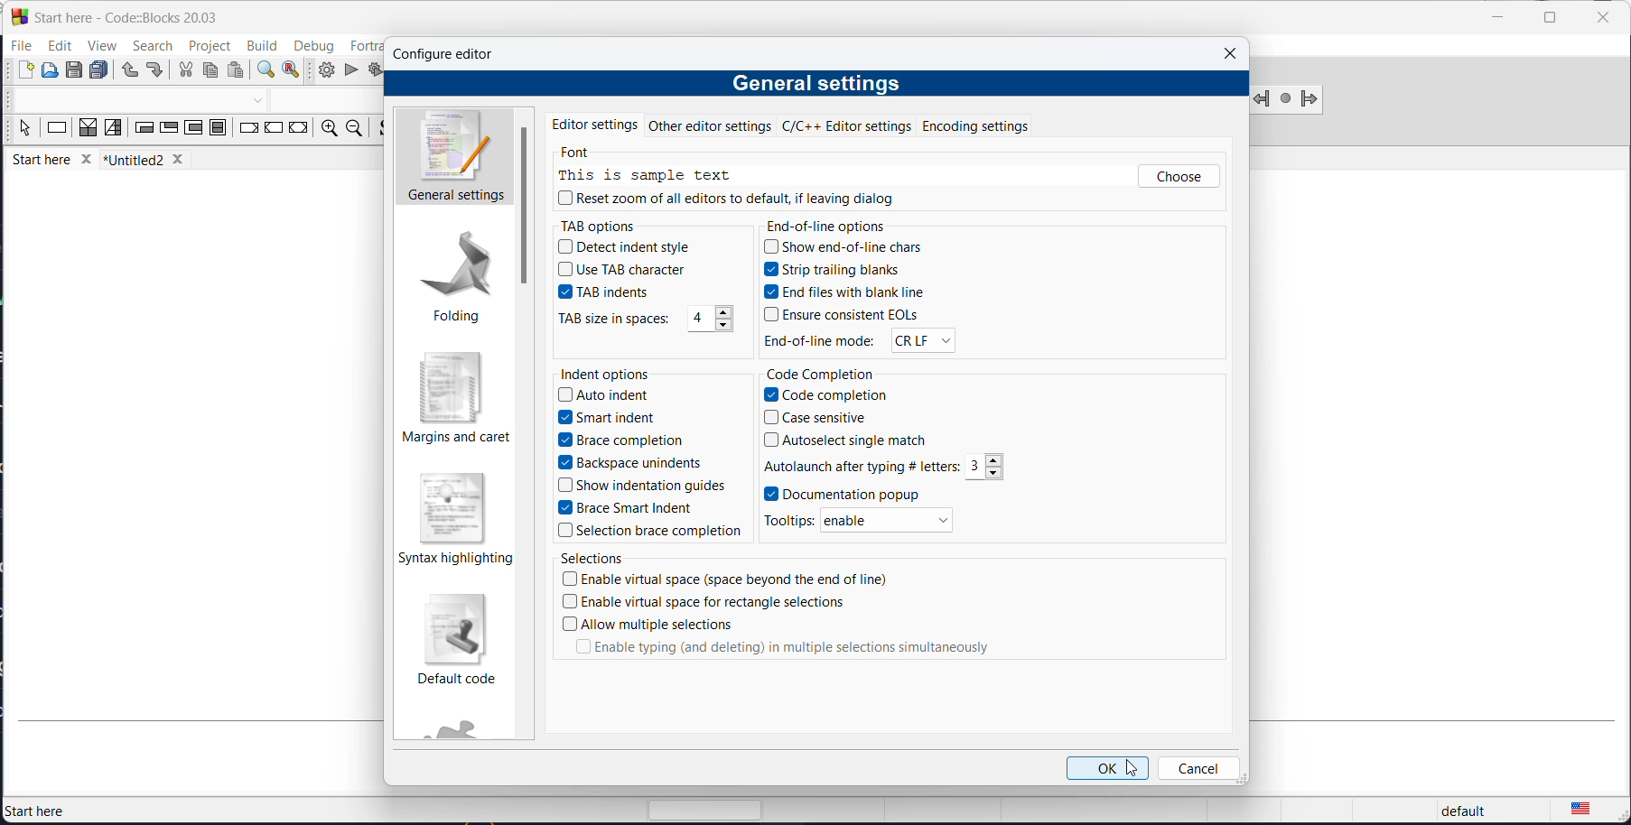 This screenshot has width=1631, height=825. What do you see at coordinates (583, 153) in the screenshot?
I see `font` at bounding box center [583, 153].